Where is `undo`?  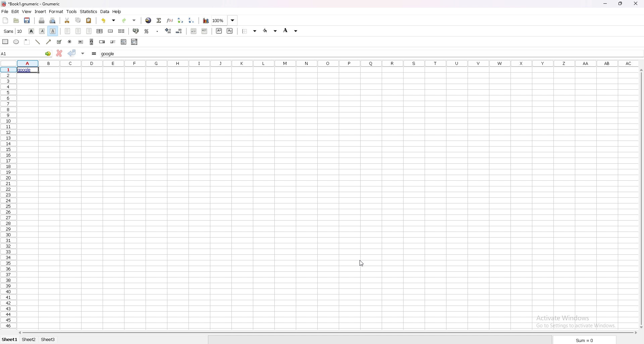 undo is located at coordinates (109, 20).